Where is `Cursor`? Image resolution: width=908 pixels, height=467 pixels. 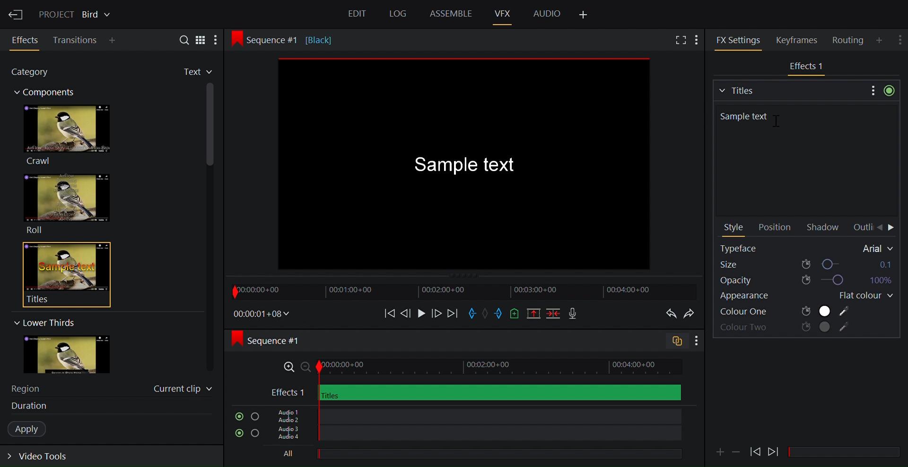
Cursor is located at coordinates (771, 116).